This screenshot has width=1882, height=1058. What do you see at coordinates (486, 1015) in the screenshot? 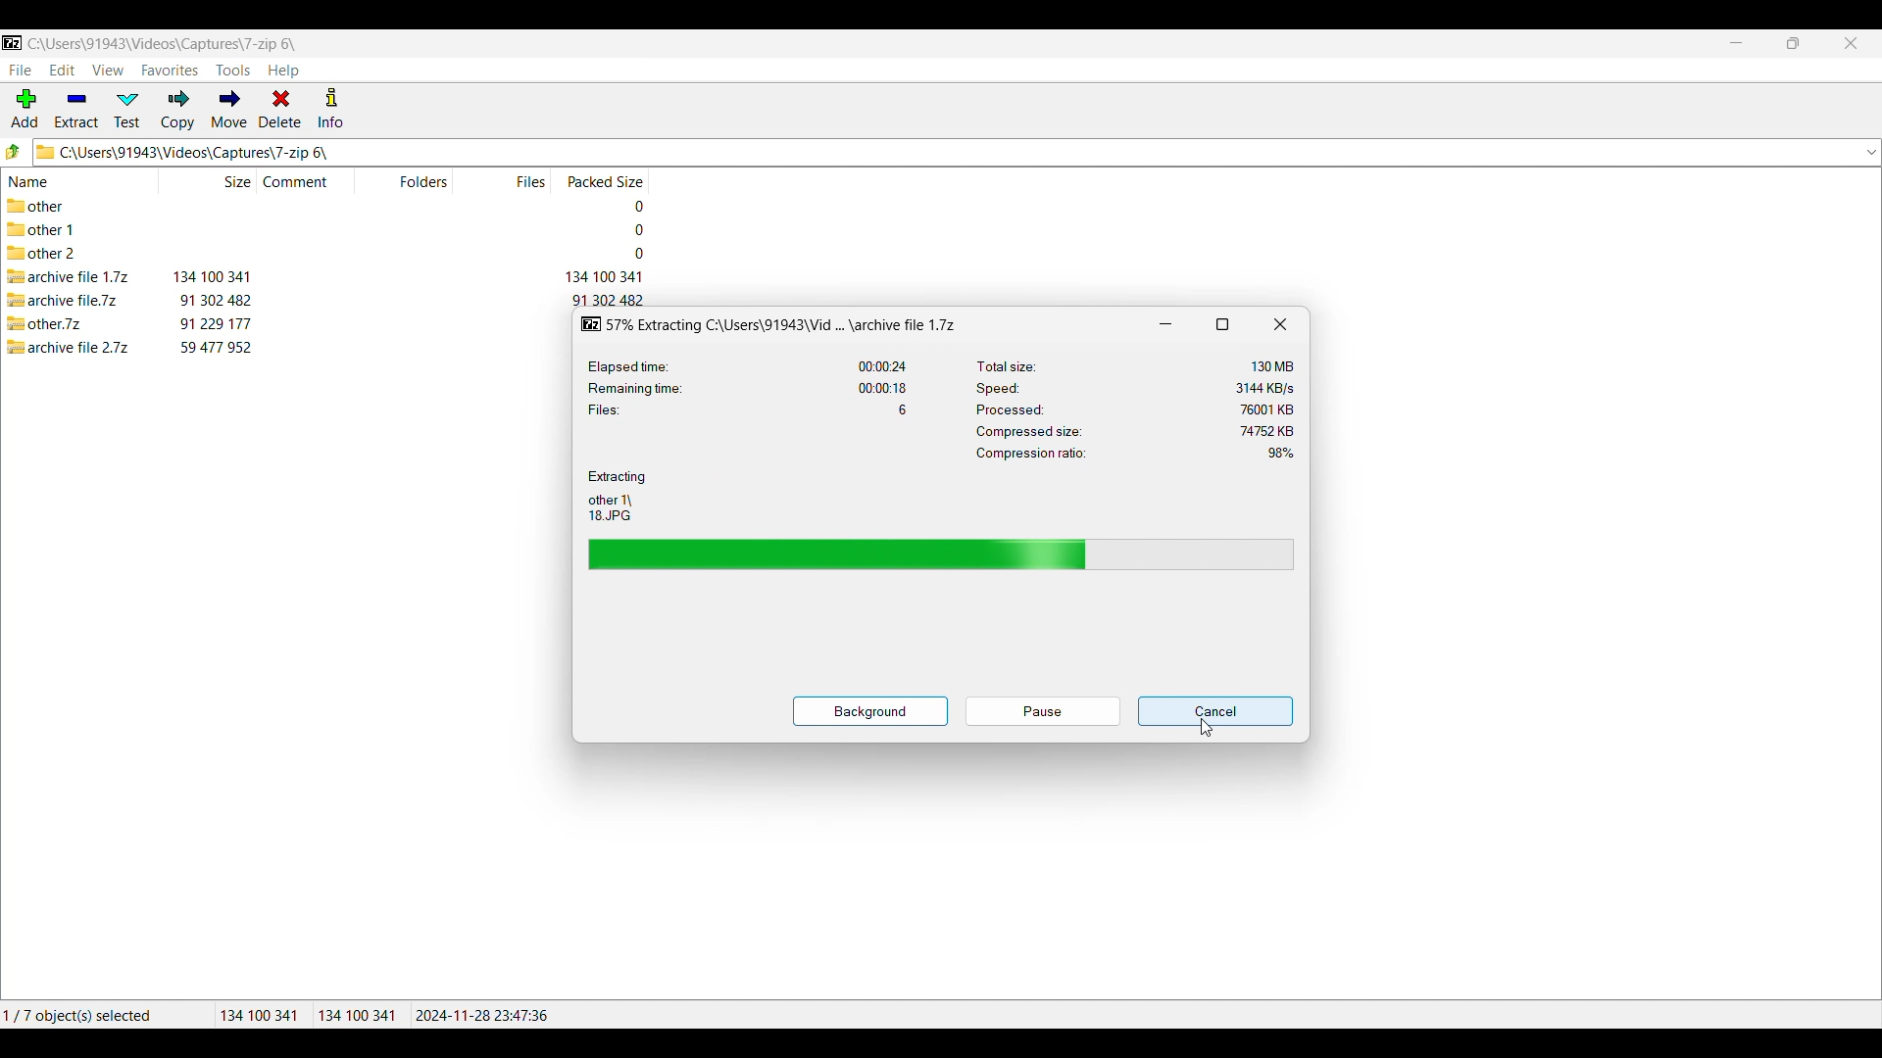
I see `2024-11-28 23:47:36` at bounding box center [486, 1015].